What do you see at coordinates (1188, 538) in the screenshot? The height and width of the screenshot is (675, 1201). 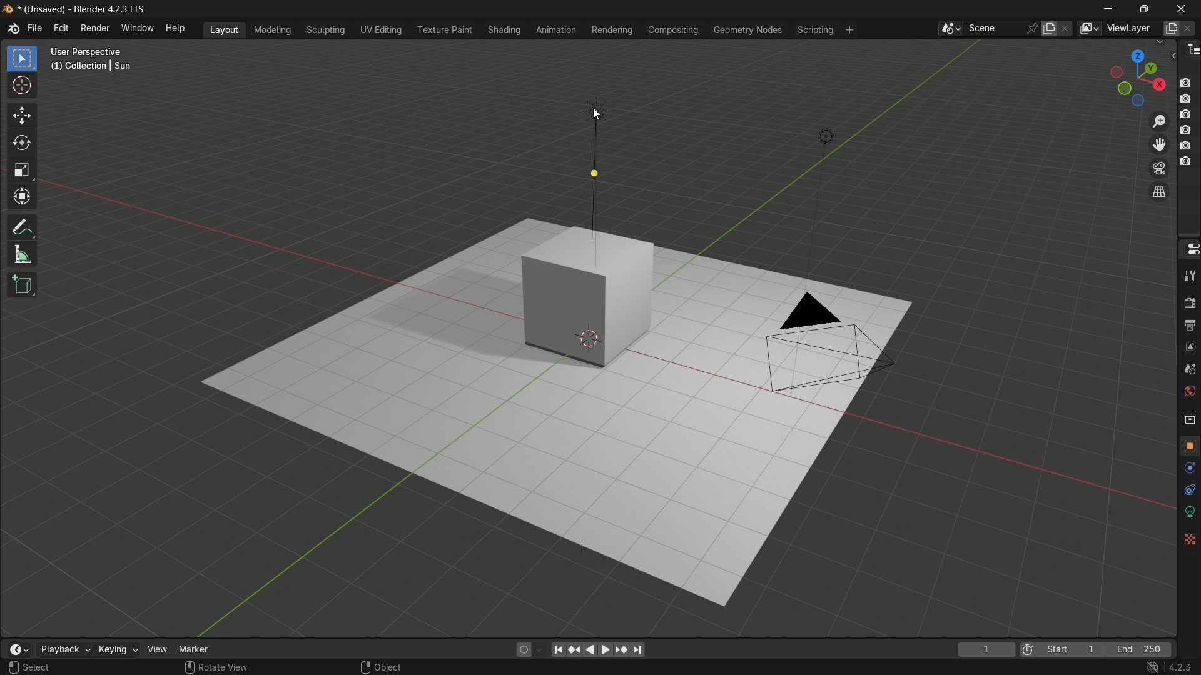 I see `textures` at bounding box center [1188, 538].